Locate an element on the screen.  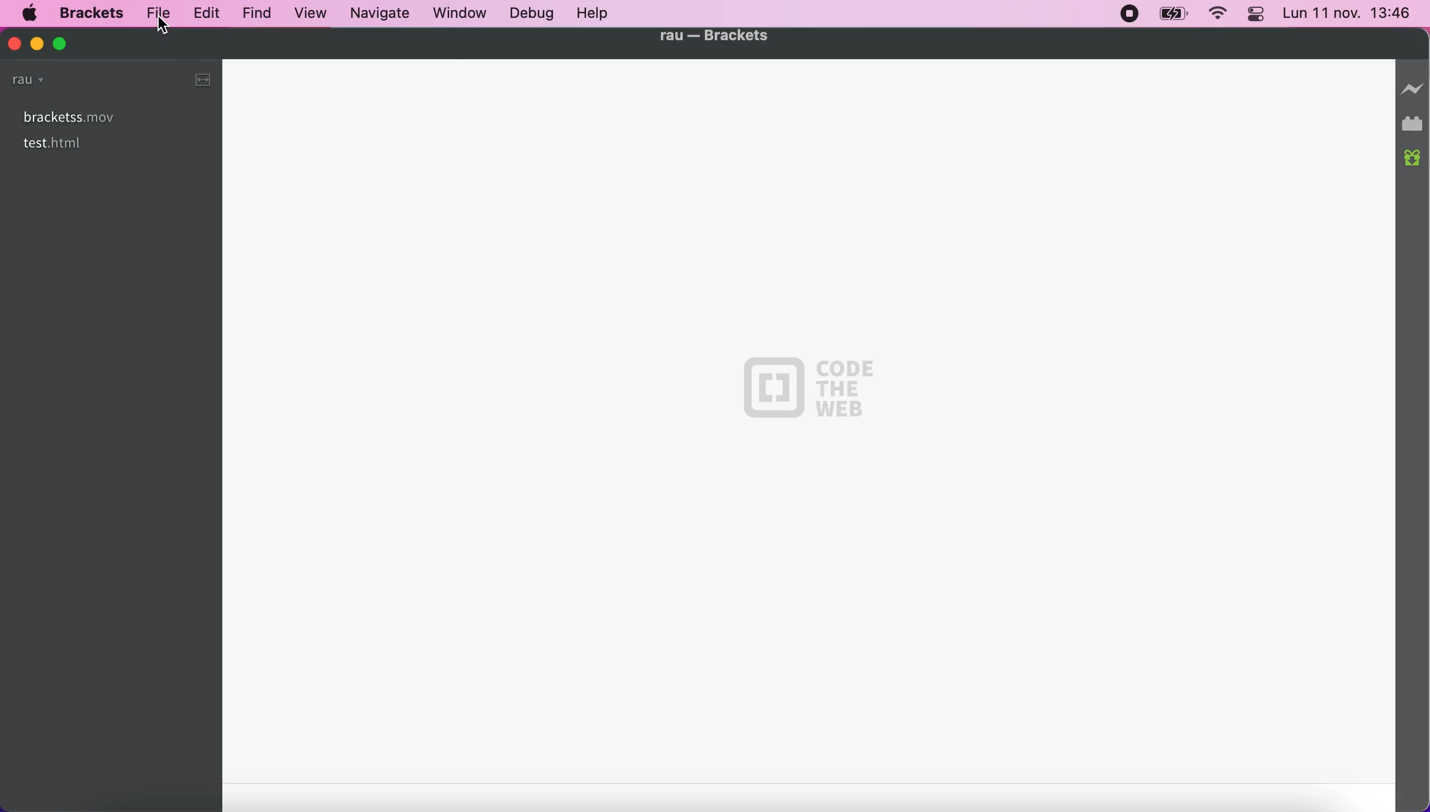
window is located at coordinates (463, 14).